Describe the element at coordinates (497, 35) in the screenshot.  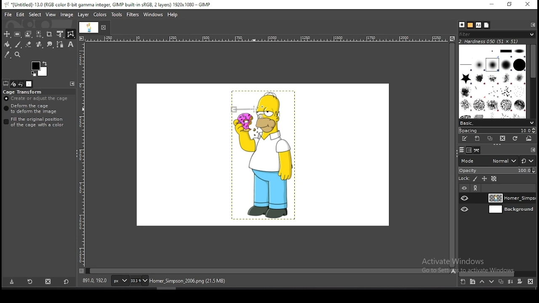
I see `filter brushes` at that location.